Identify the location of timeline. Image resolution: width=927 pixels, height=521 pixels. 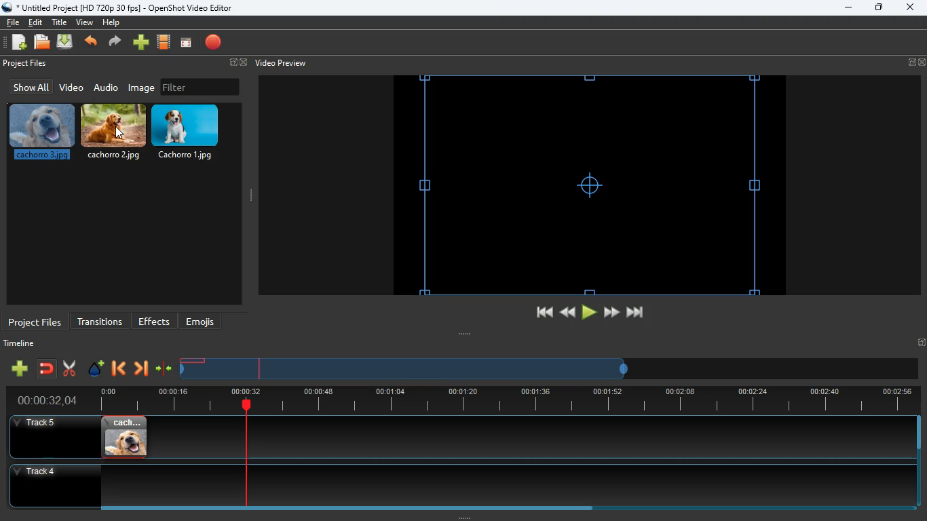
(502, 400).